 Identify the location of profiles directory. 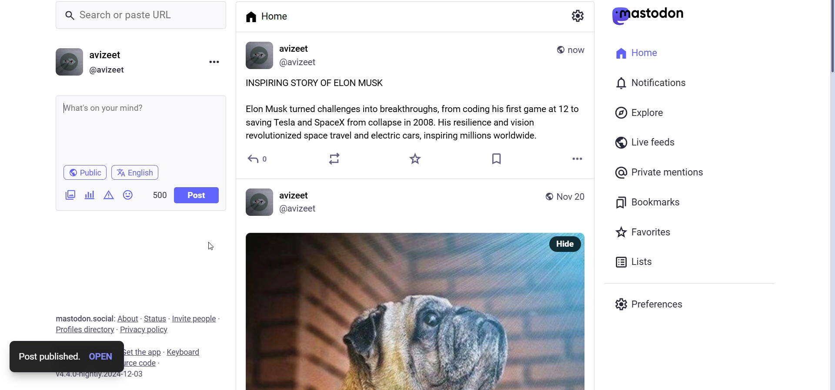
(83, 330).